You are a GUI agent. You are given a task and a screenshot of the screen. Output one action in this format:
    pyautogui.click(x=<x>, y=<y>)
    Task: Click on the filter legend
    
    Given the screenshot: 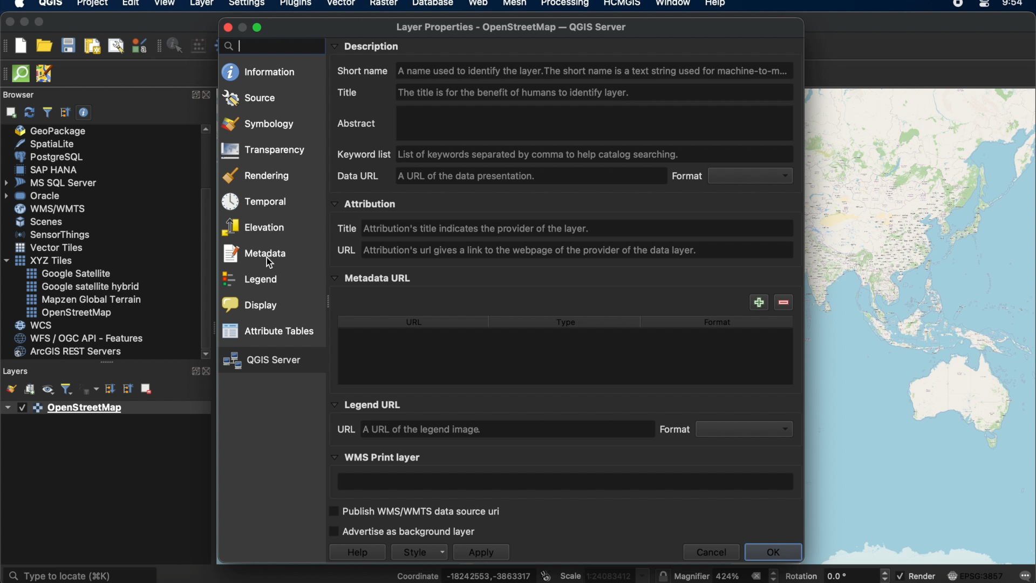 What is the action you would take?
    pyautogui.click(x=66, y=389)
    